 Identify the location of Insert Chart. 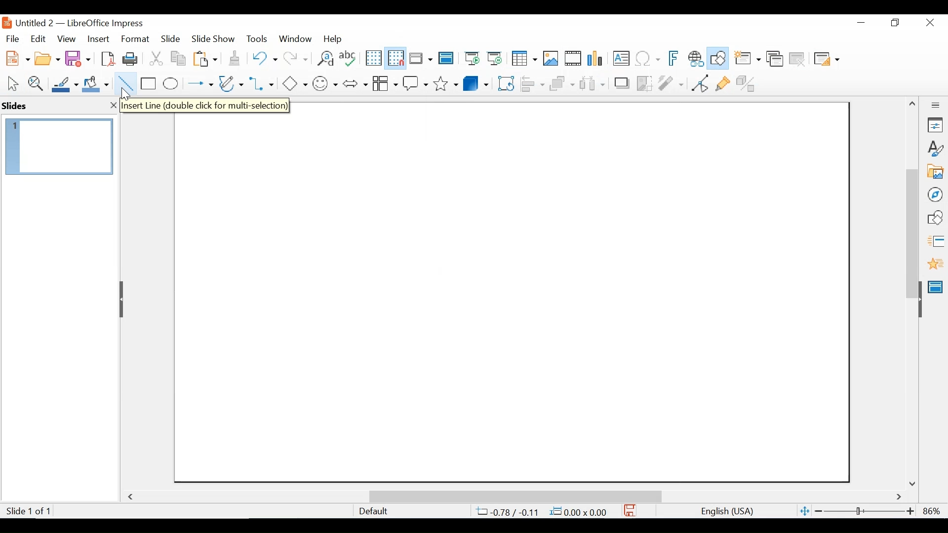
(596, 59).